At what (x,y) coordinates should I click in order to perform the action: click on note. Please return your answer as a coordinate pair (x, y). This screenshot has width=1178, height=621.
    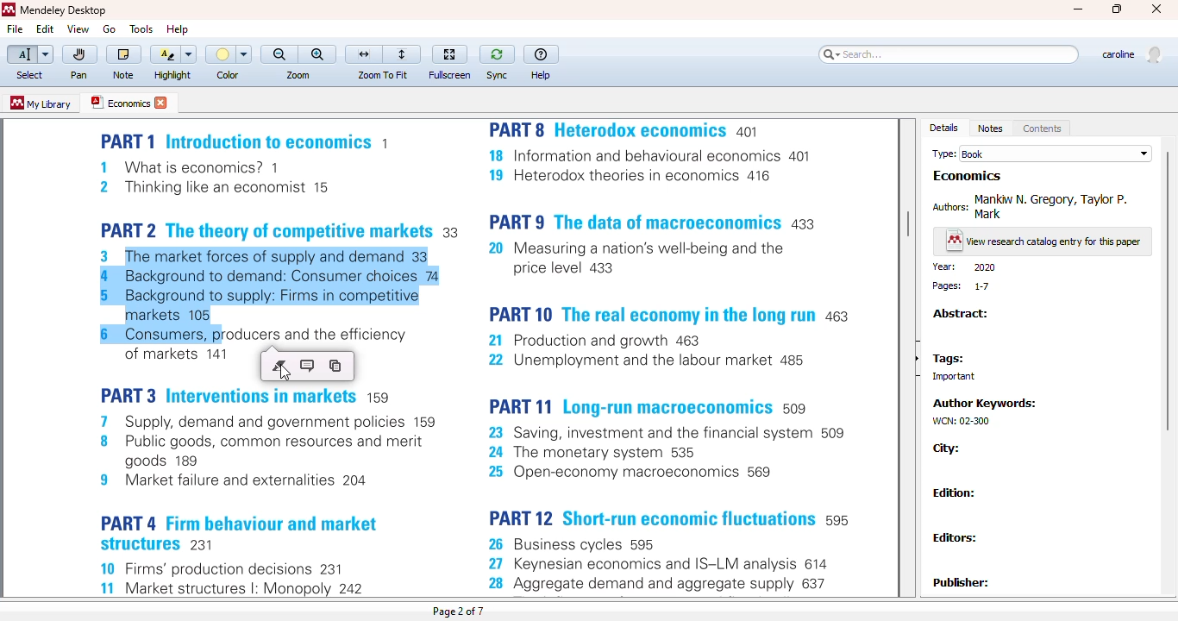
    Looking at the image, I should click on (123, 75).